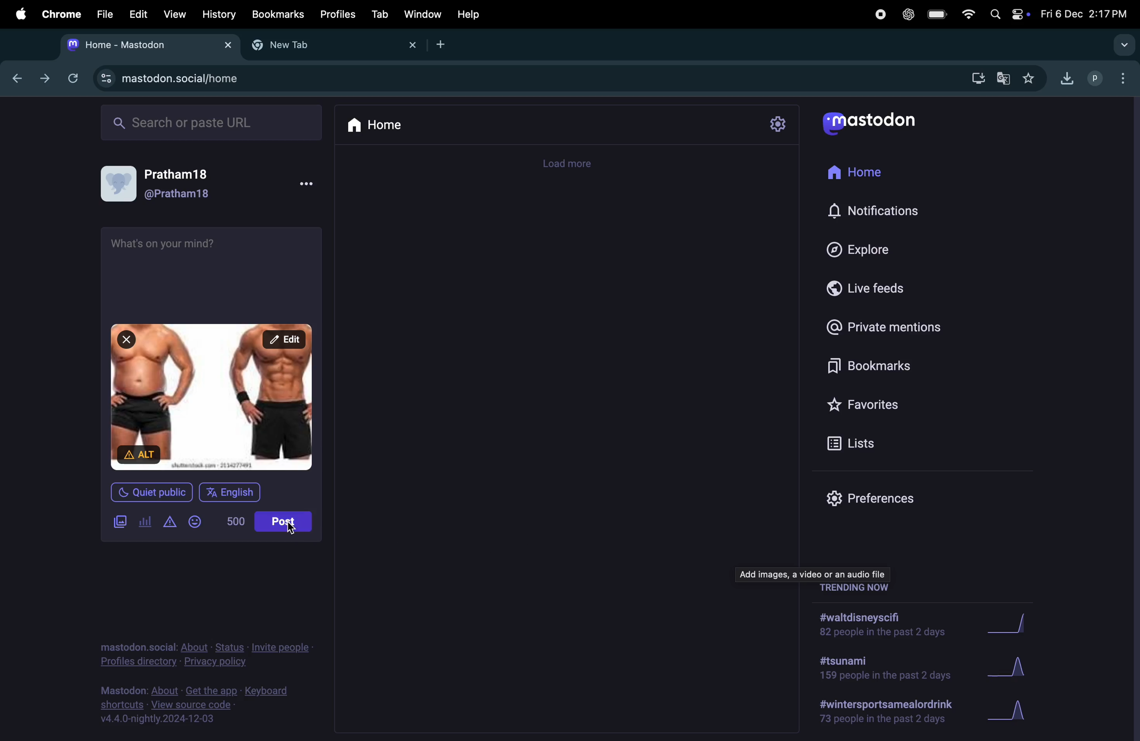  Describe the element at coordinates (573, 165) in the screenshot. I see `load more` at that location.